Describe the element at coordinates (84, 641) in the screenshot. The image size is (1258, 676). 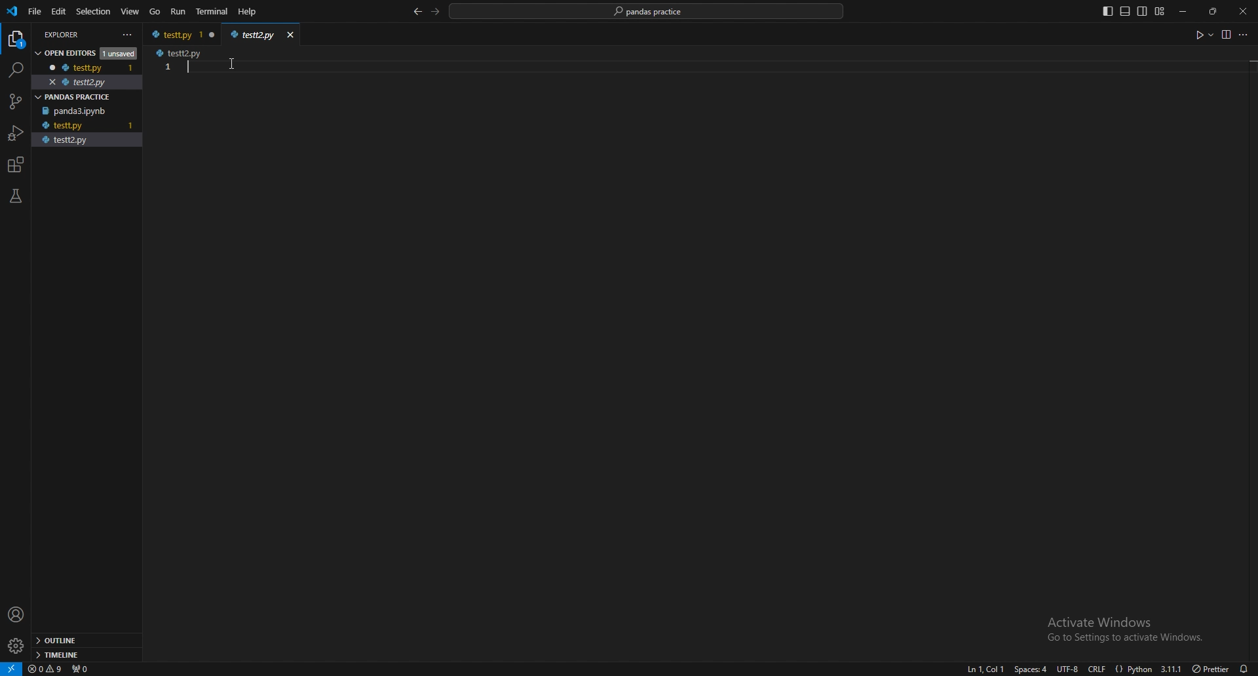
I see `outline` at that location.